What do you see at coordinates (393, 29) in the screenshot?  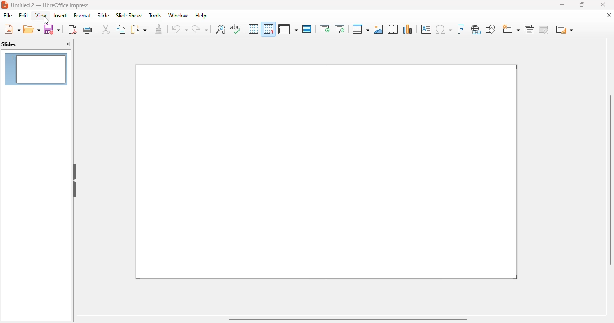 I see `insert audio or video` at bounding box center [393, 29].